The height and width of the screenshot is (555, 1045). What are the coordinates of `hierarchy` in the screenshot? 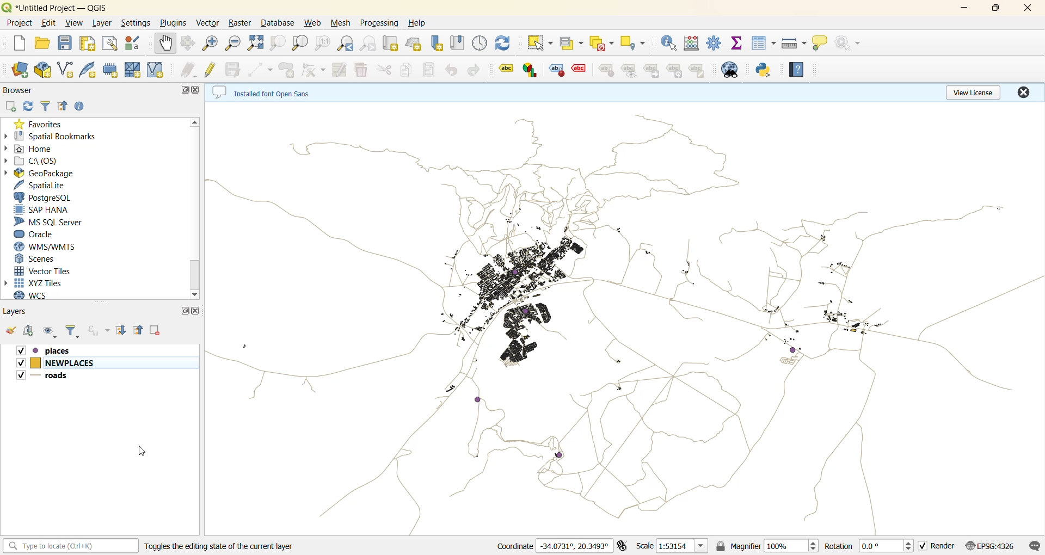 It's located at (675, 71).